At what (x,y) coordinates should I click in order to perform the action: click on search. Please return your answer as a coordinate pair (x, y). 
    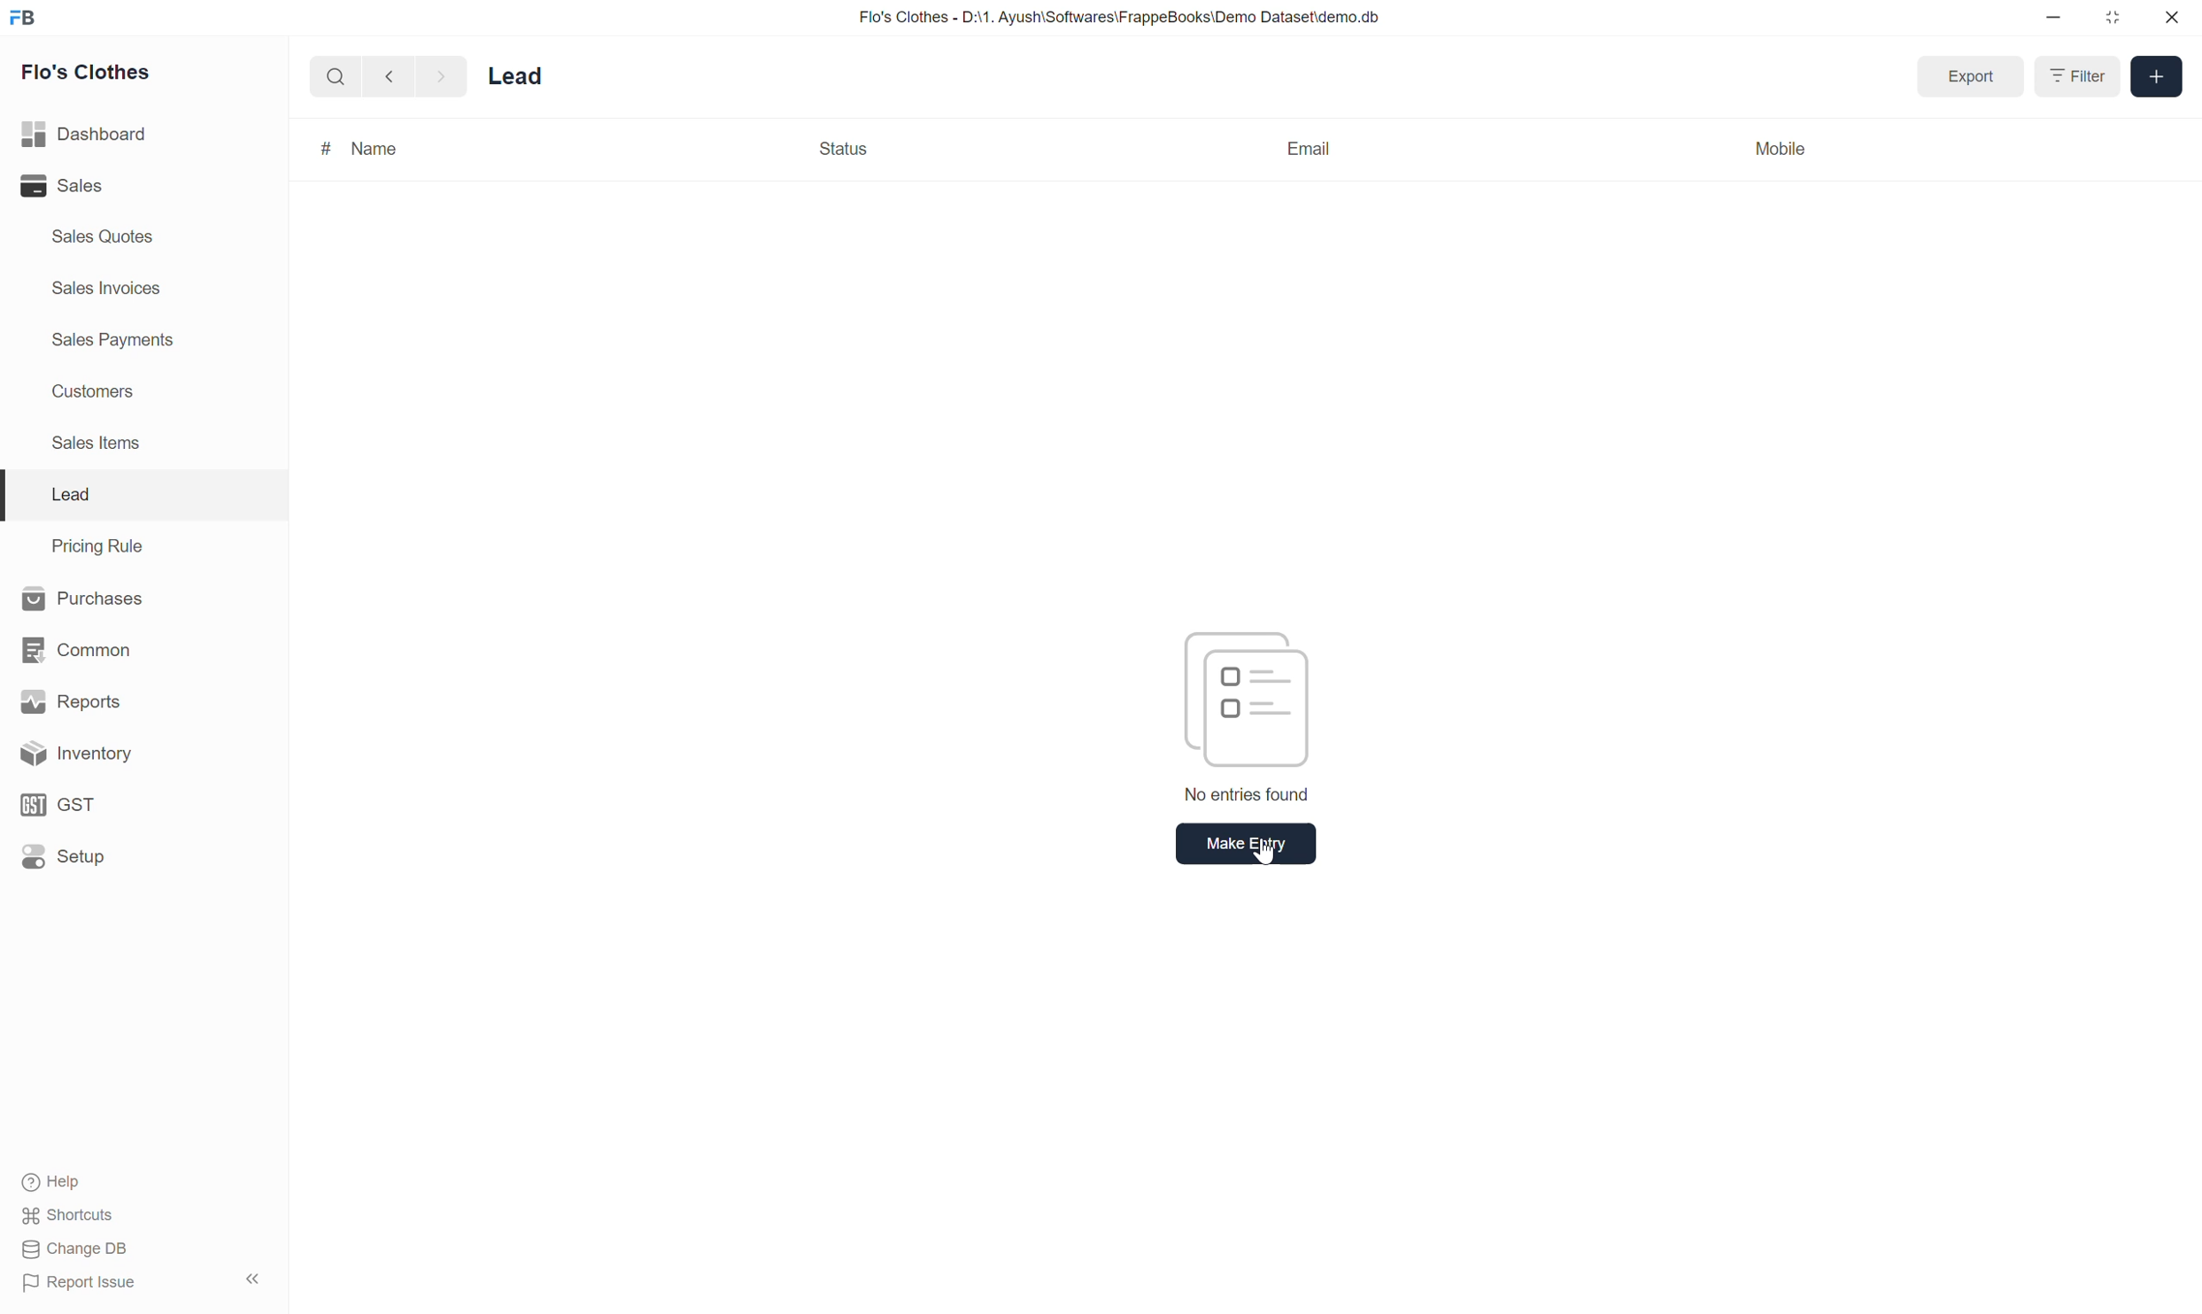
    Looking at the image, I should click on (334, 75).